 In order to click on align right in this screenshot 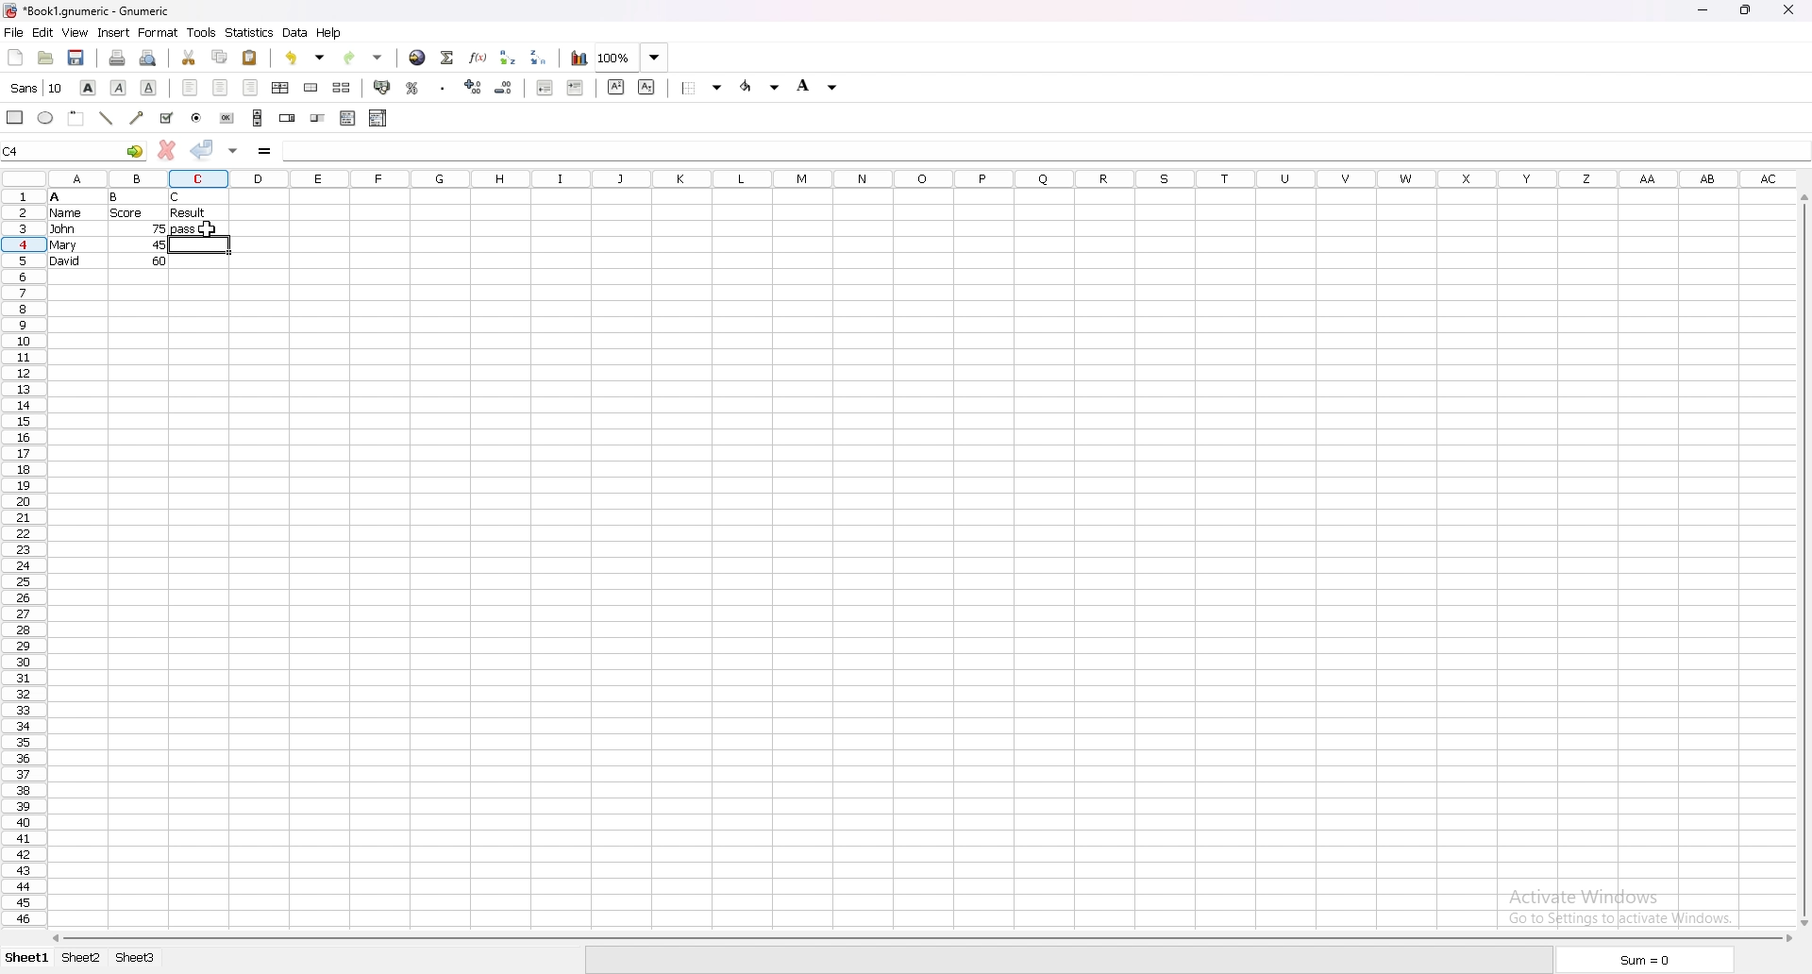, I will do `click(251, 88)`.